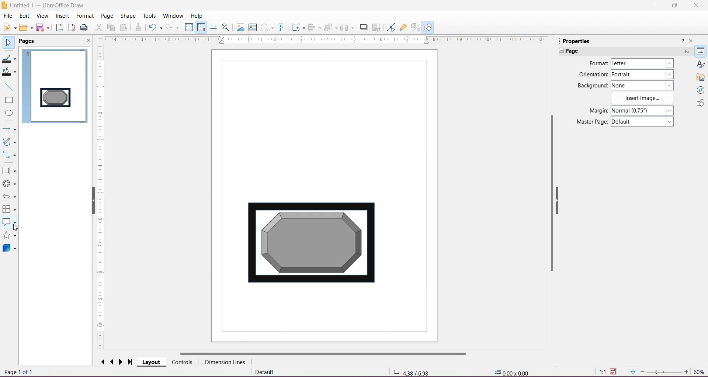 Image resolution: width=708 pixels, height=377 pixels. Describe the element at coordinates (10, 171) in the screenshot. I see `Basic Shapes` at that location.